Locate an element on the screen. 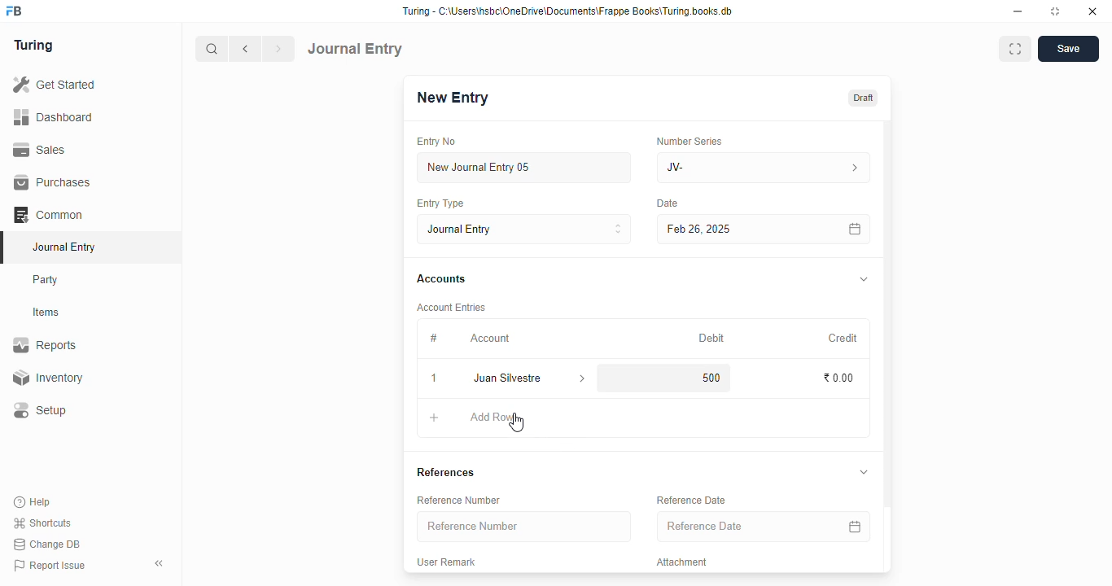 This screenshot has width=1112, height=586. minimize is located at coordinates (1018, 11).